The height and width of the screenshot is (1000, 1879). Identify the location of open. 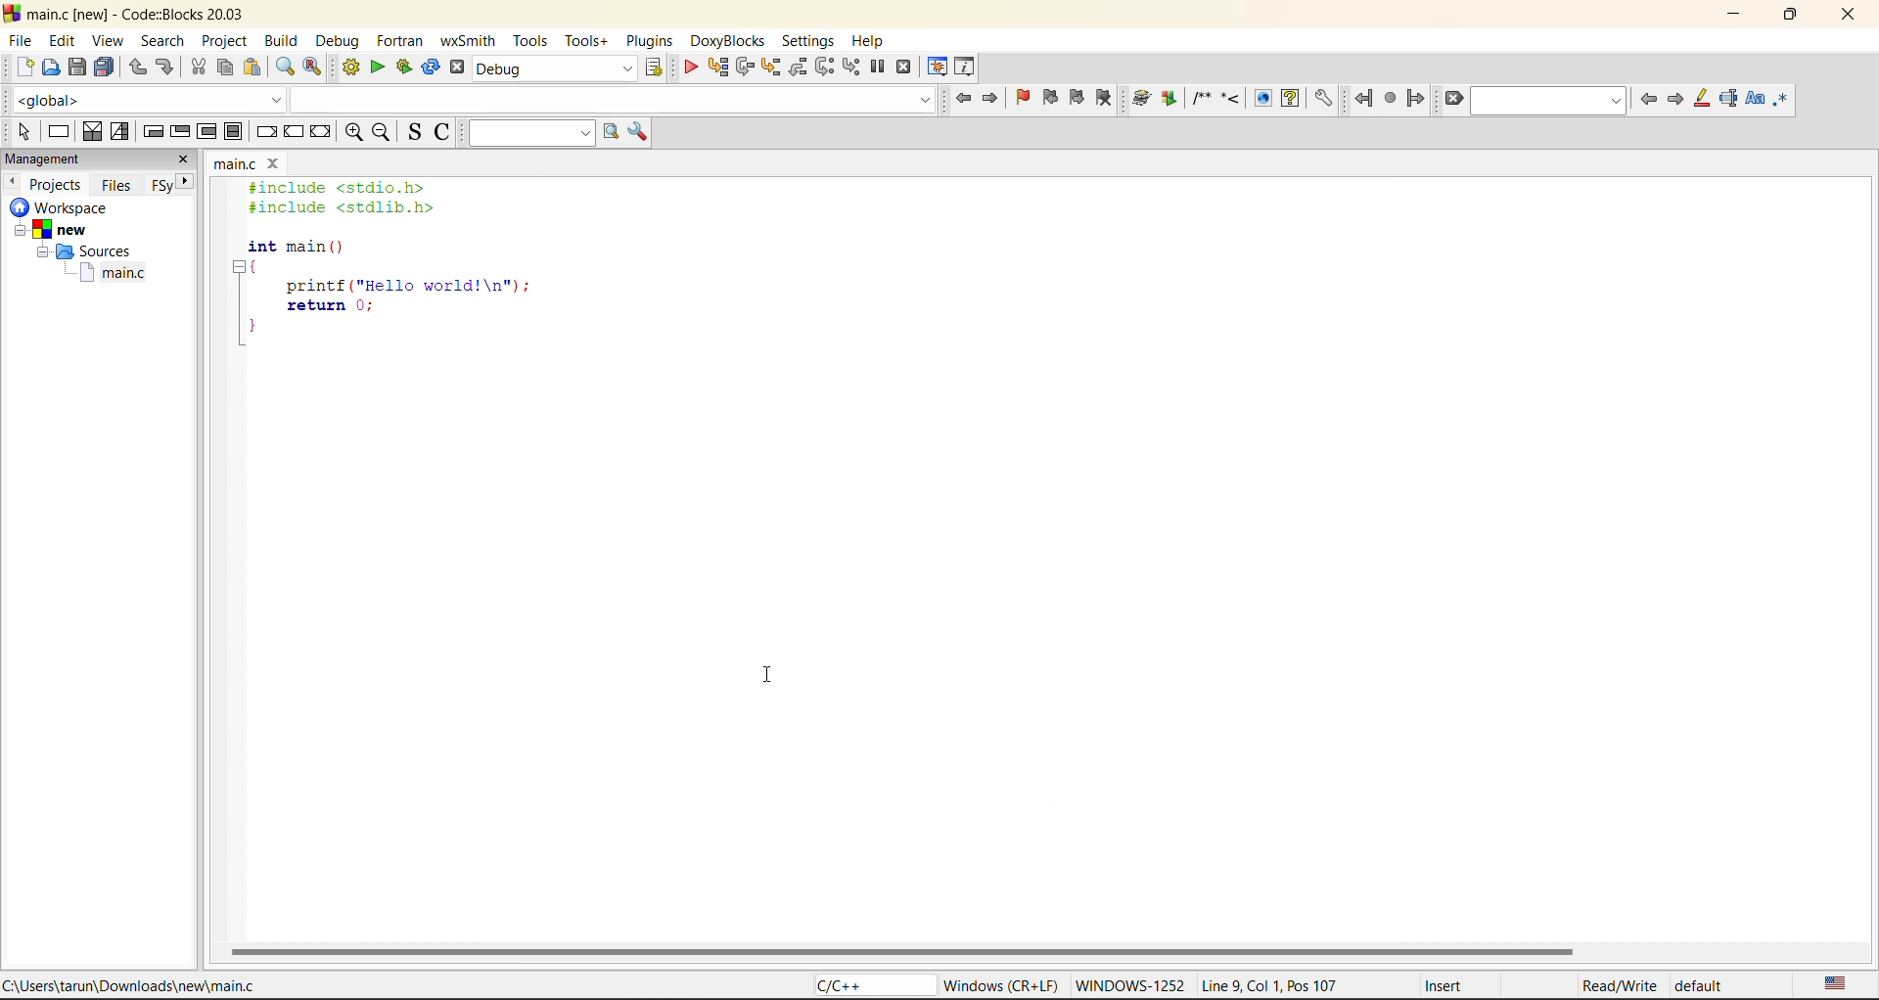
(52, 68).